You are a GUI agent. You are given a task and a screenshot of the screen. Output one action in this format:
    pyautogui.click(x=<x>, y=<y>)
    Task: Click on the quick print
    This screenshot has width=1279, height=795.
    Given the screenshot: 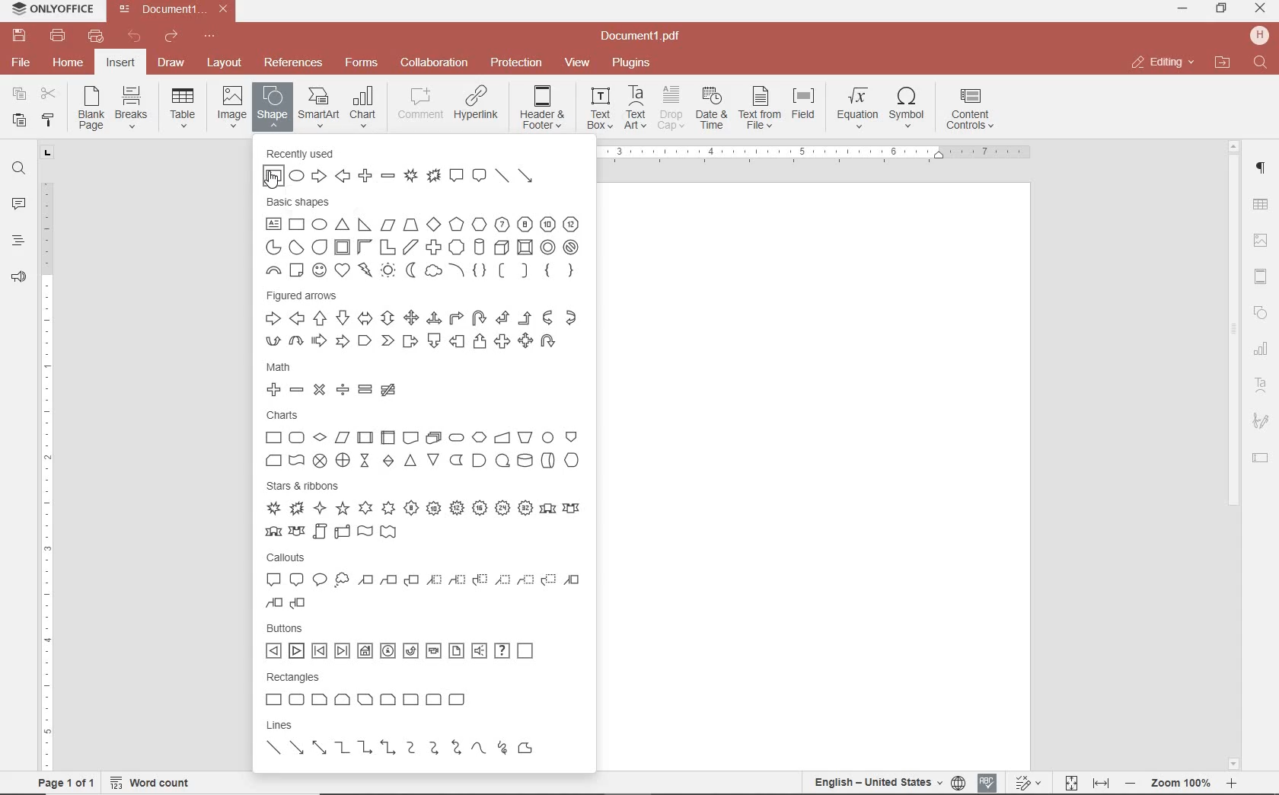 What is the action you would take?
    pyautogui.click(x=94, y=36)
    